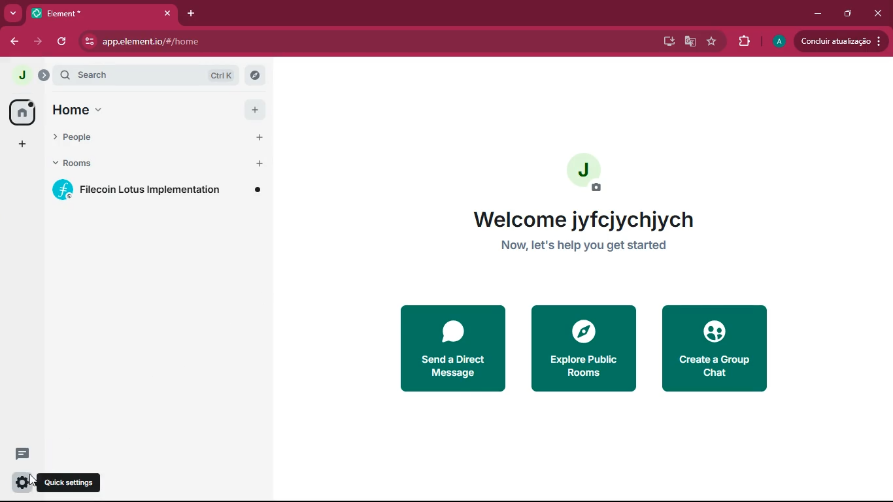 Image resolution: width=893 pixels, height=502 pixels. What do you see at coordinates (716, 346) in the screenshot?
I see `create a group chat` at bounding box center [716, 346].